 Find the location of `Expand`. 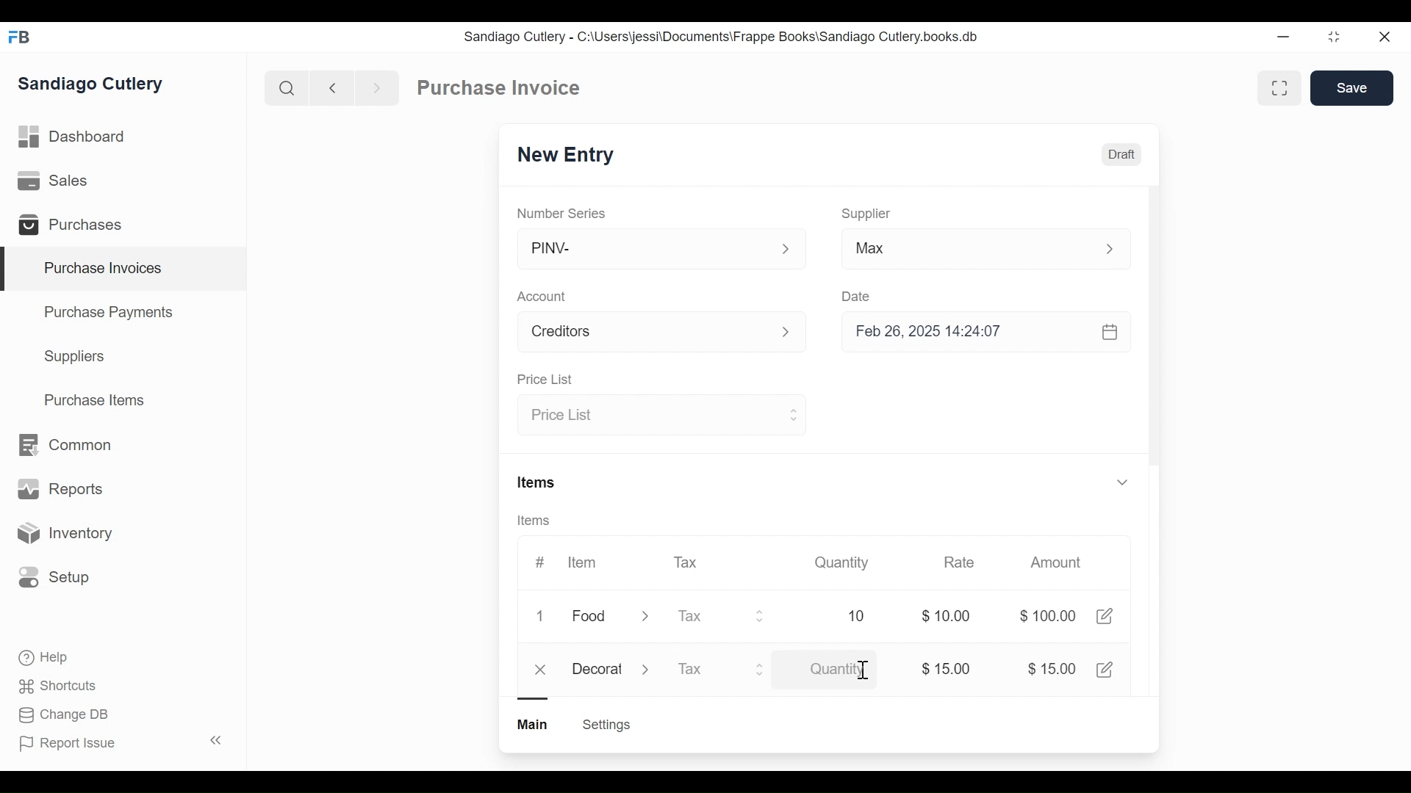

Expand is located at coordinates (1121, 481).